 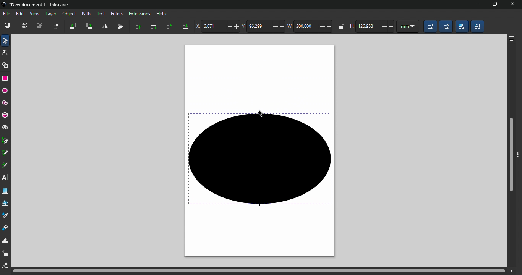 What do you see at coordinates (6, 217) in the screenshot?
I see `dropper tool` at bounding box center [6, 217].